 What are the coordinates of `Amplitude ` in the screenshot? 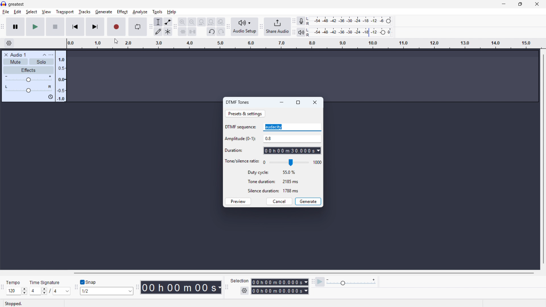 It's located at (292, 139).